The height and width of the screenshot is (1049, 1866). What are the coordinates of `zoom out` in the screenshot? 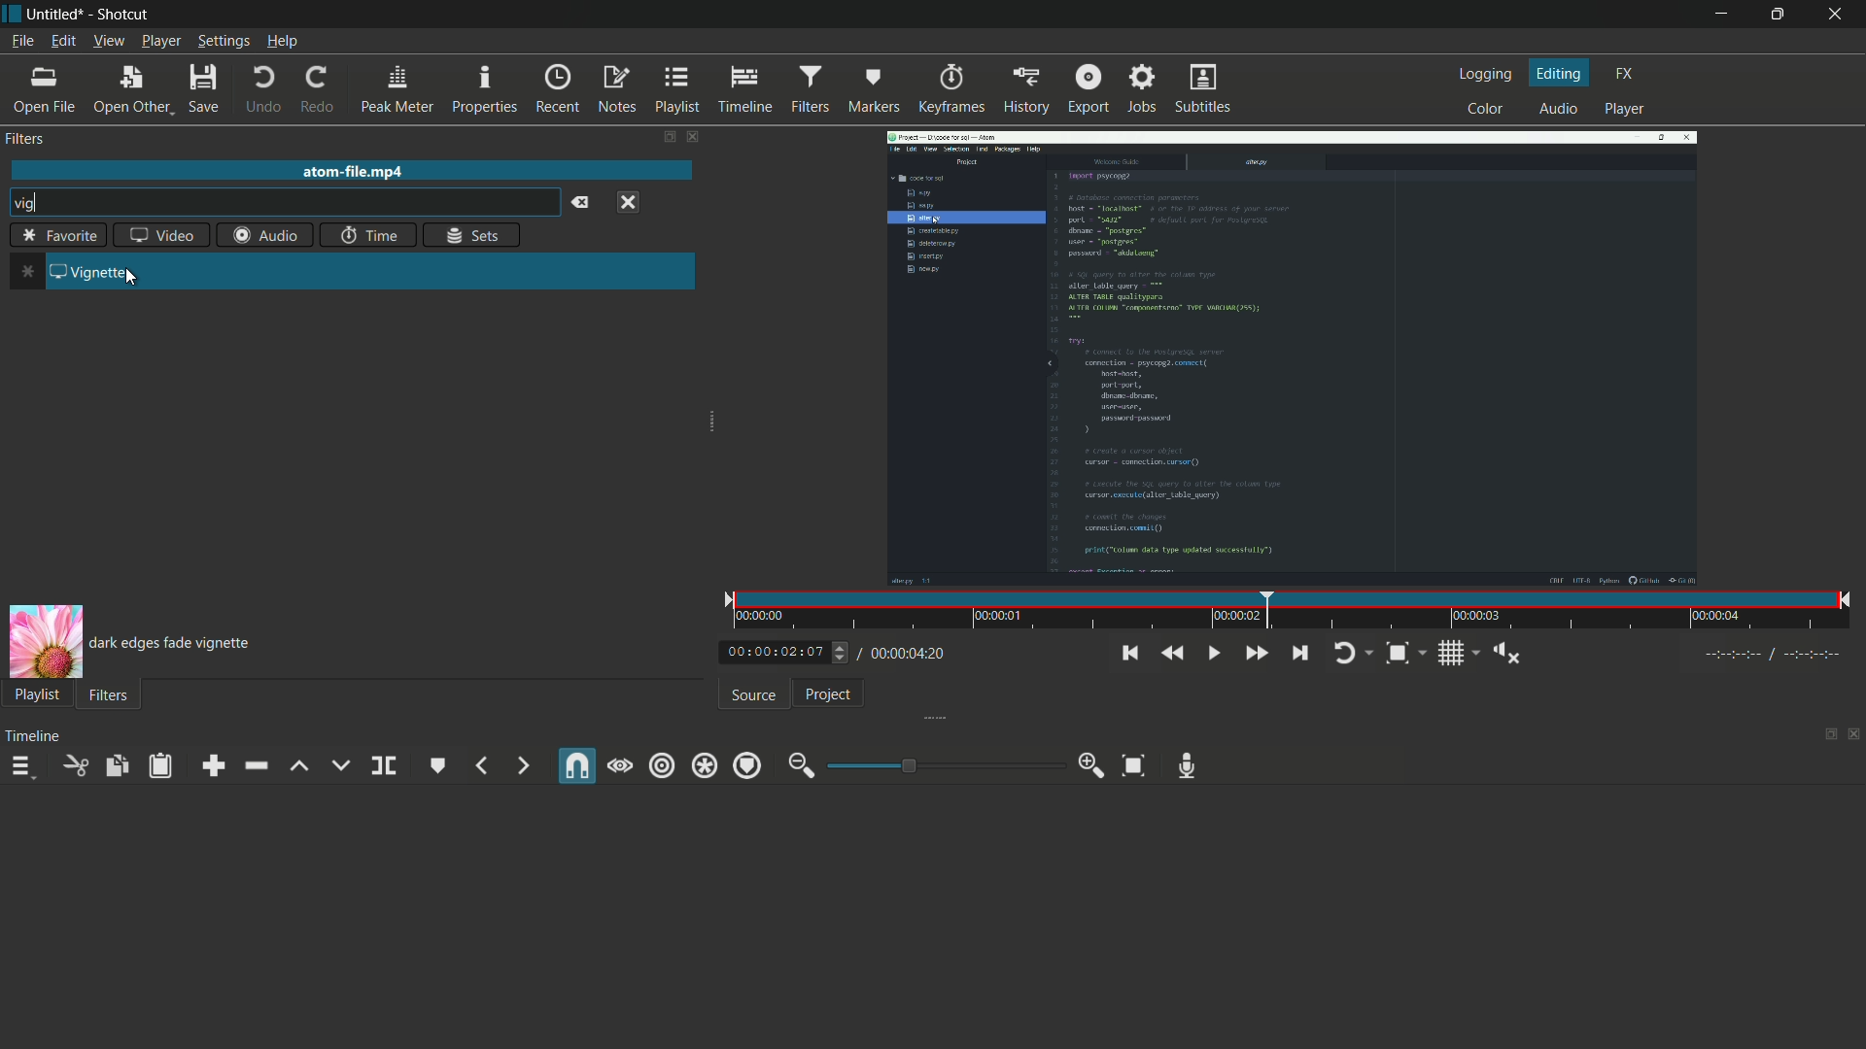 It's located at (802, 766).